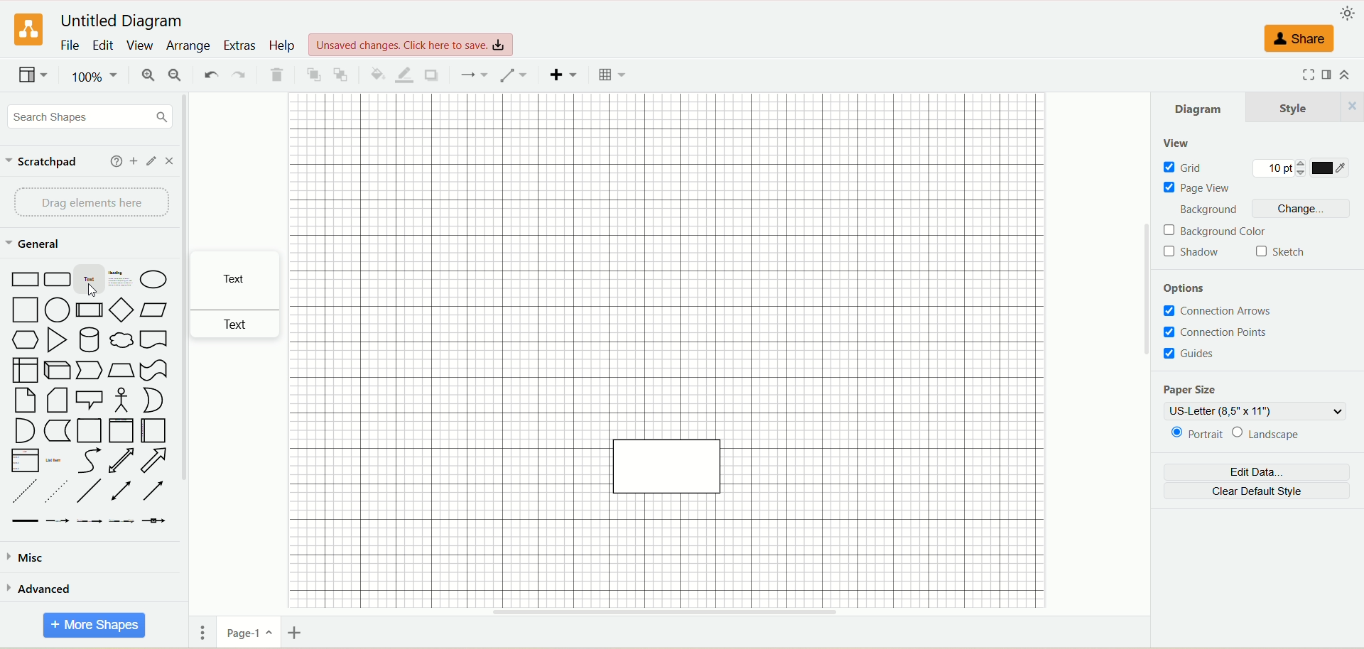 The height and width of the screenshot is (649, 1364). Describe the element at coordinates (1144, 347) in the screenshot. I see `vertical scroll bar` at that location.